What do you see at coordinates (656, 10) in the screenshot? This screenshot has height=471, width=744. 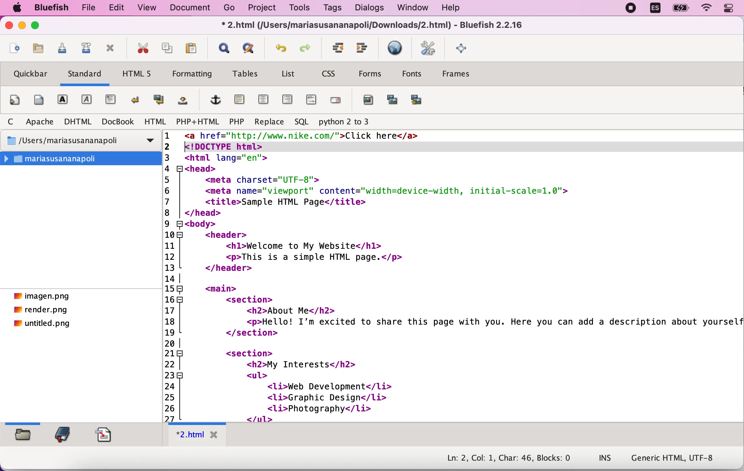 I see `language` at bounding box center [656, 10].